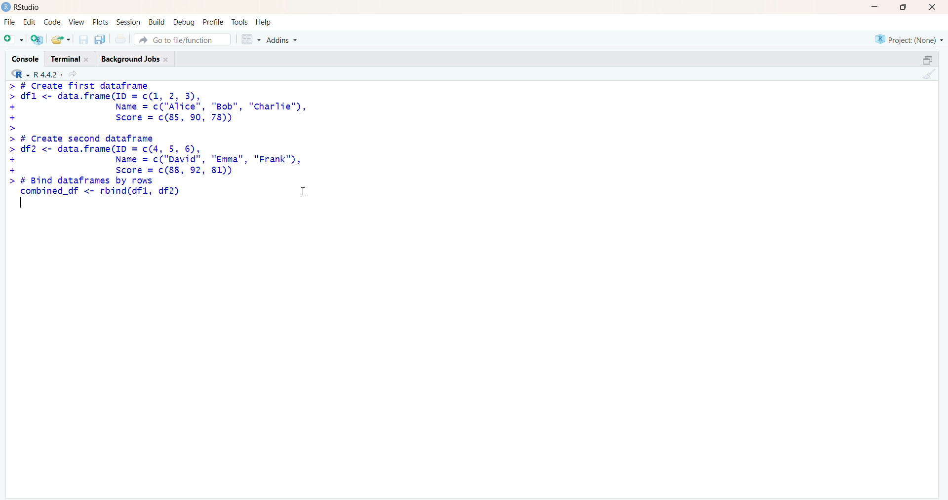 This screenshot has height=500, width=948. Describe the element at coordinates (70, 58) in the screenshot. I see `Terminal` at that location.